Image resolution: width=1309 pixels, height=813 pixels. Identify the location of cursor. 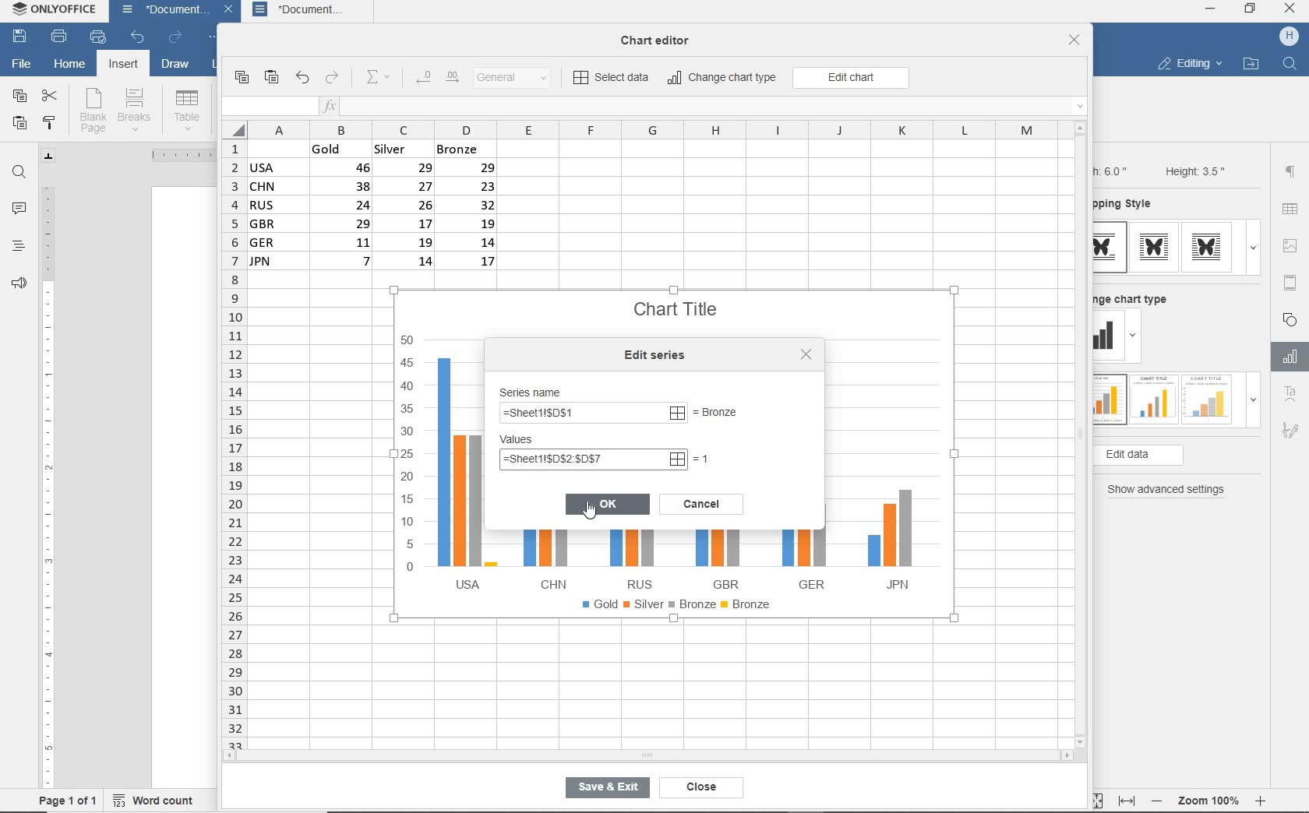
(595, 515).